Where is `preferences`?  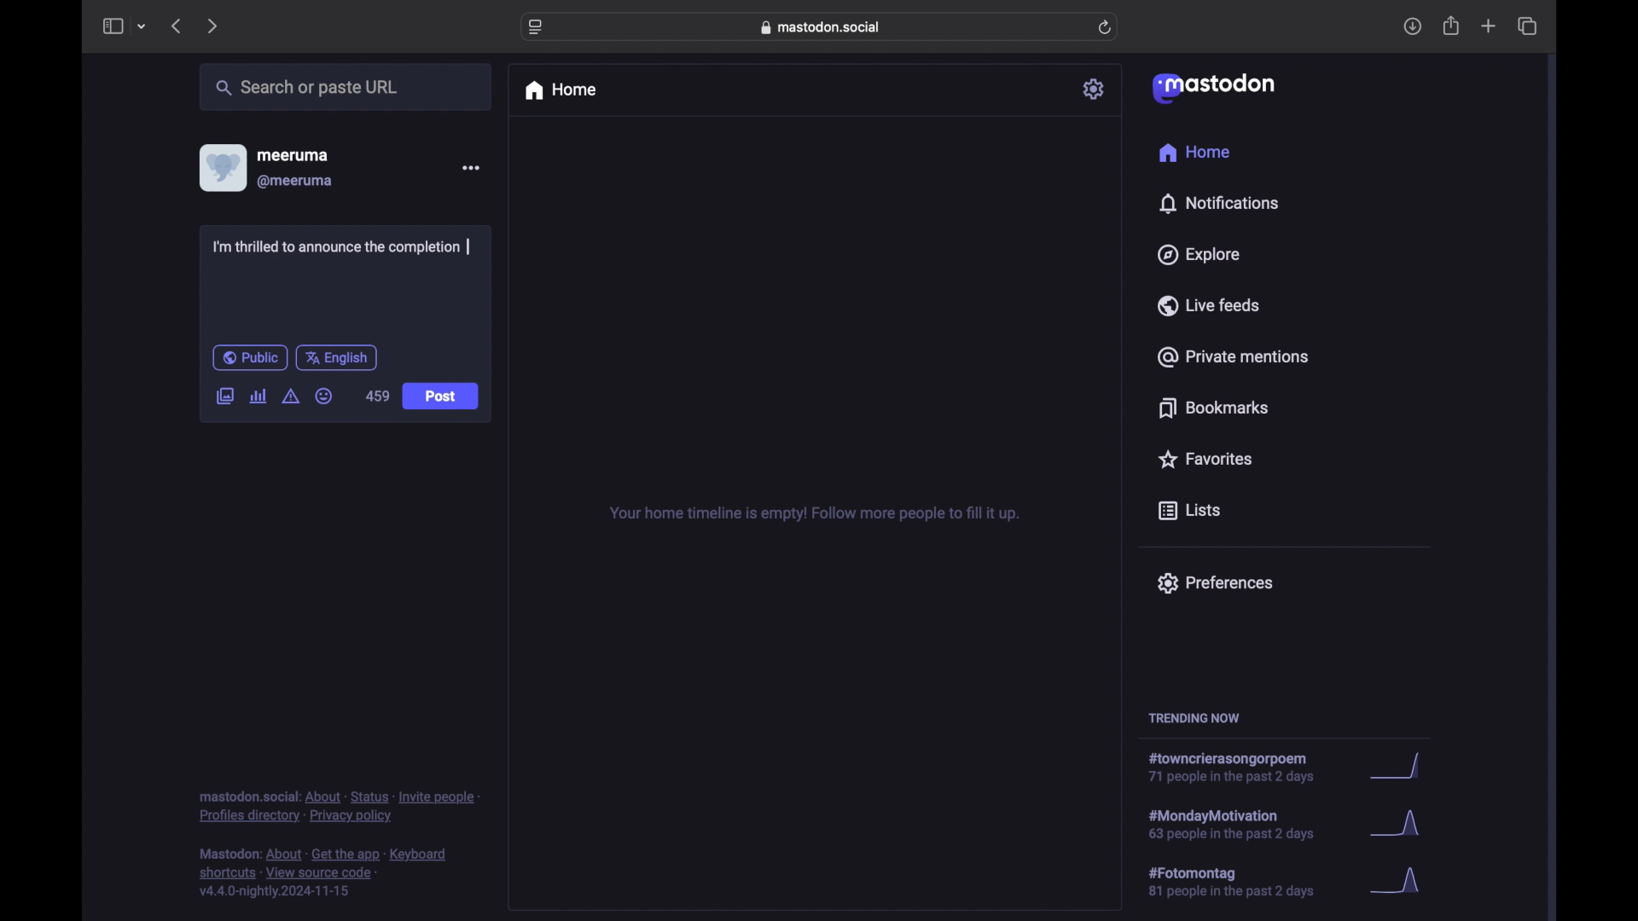
preferences is located at coordinates (1215, 583).